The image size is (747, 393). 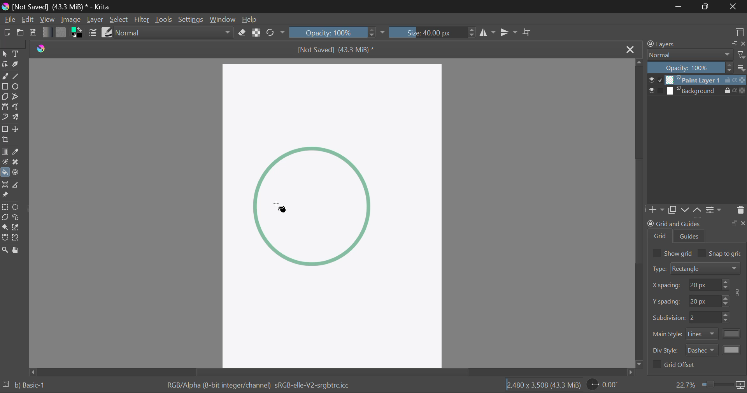 What do you see at coordinates (5, 218) in the screenshot?
I see `Polygon Selection` at bounding box center [5, 218].